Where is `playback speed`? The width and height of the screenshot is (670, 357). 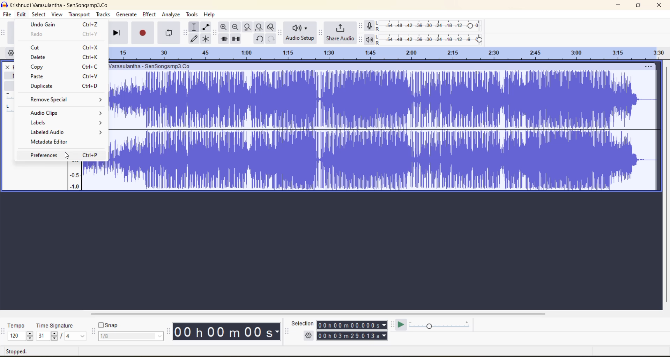
playback speed is located at coordinates (440, 324).